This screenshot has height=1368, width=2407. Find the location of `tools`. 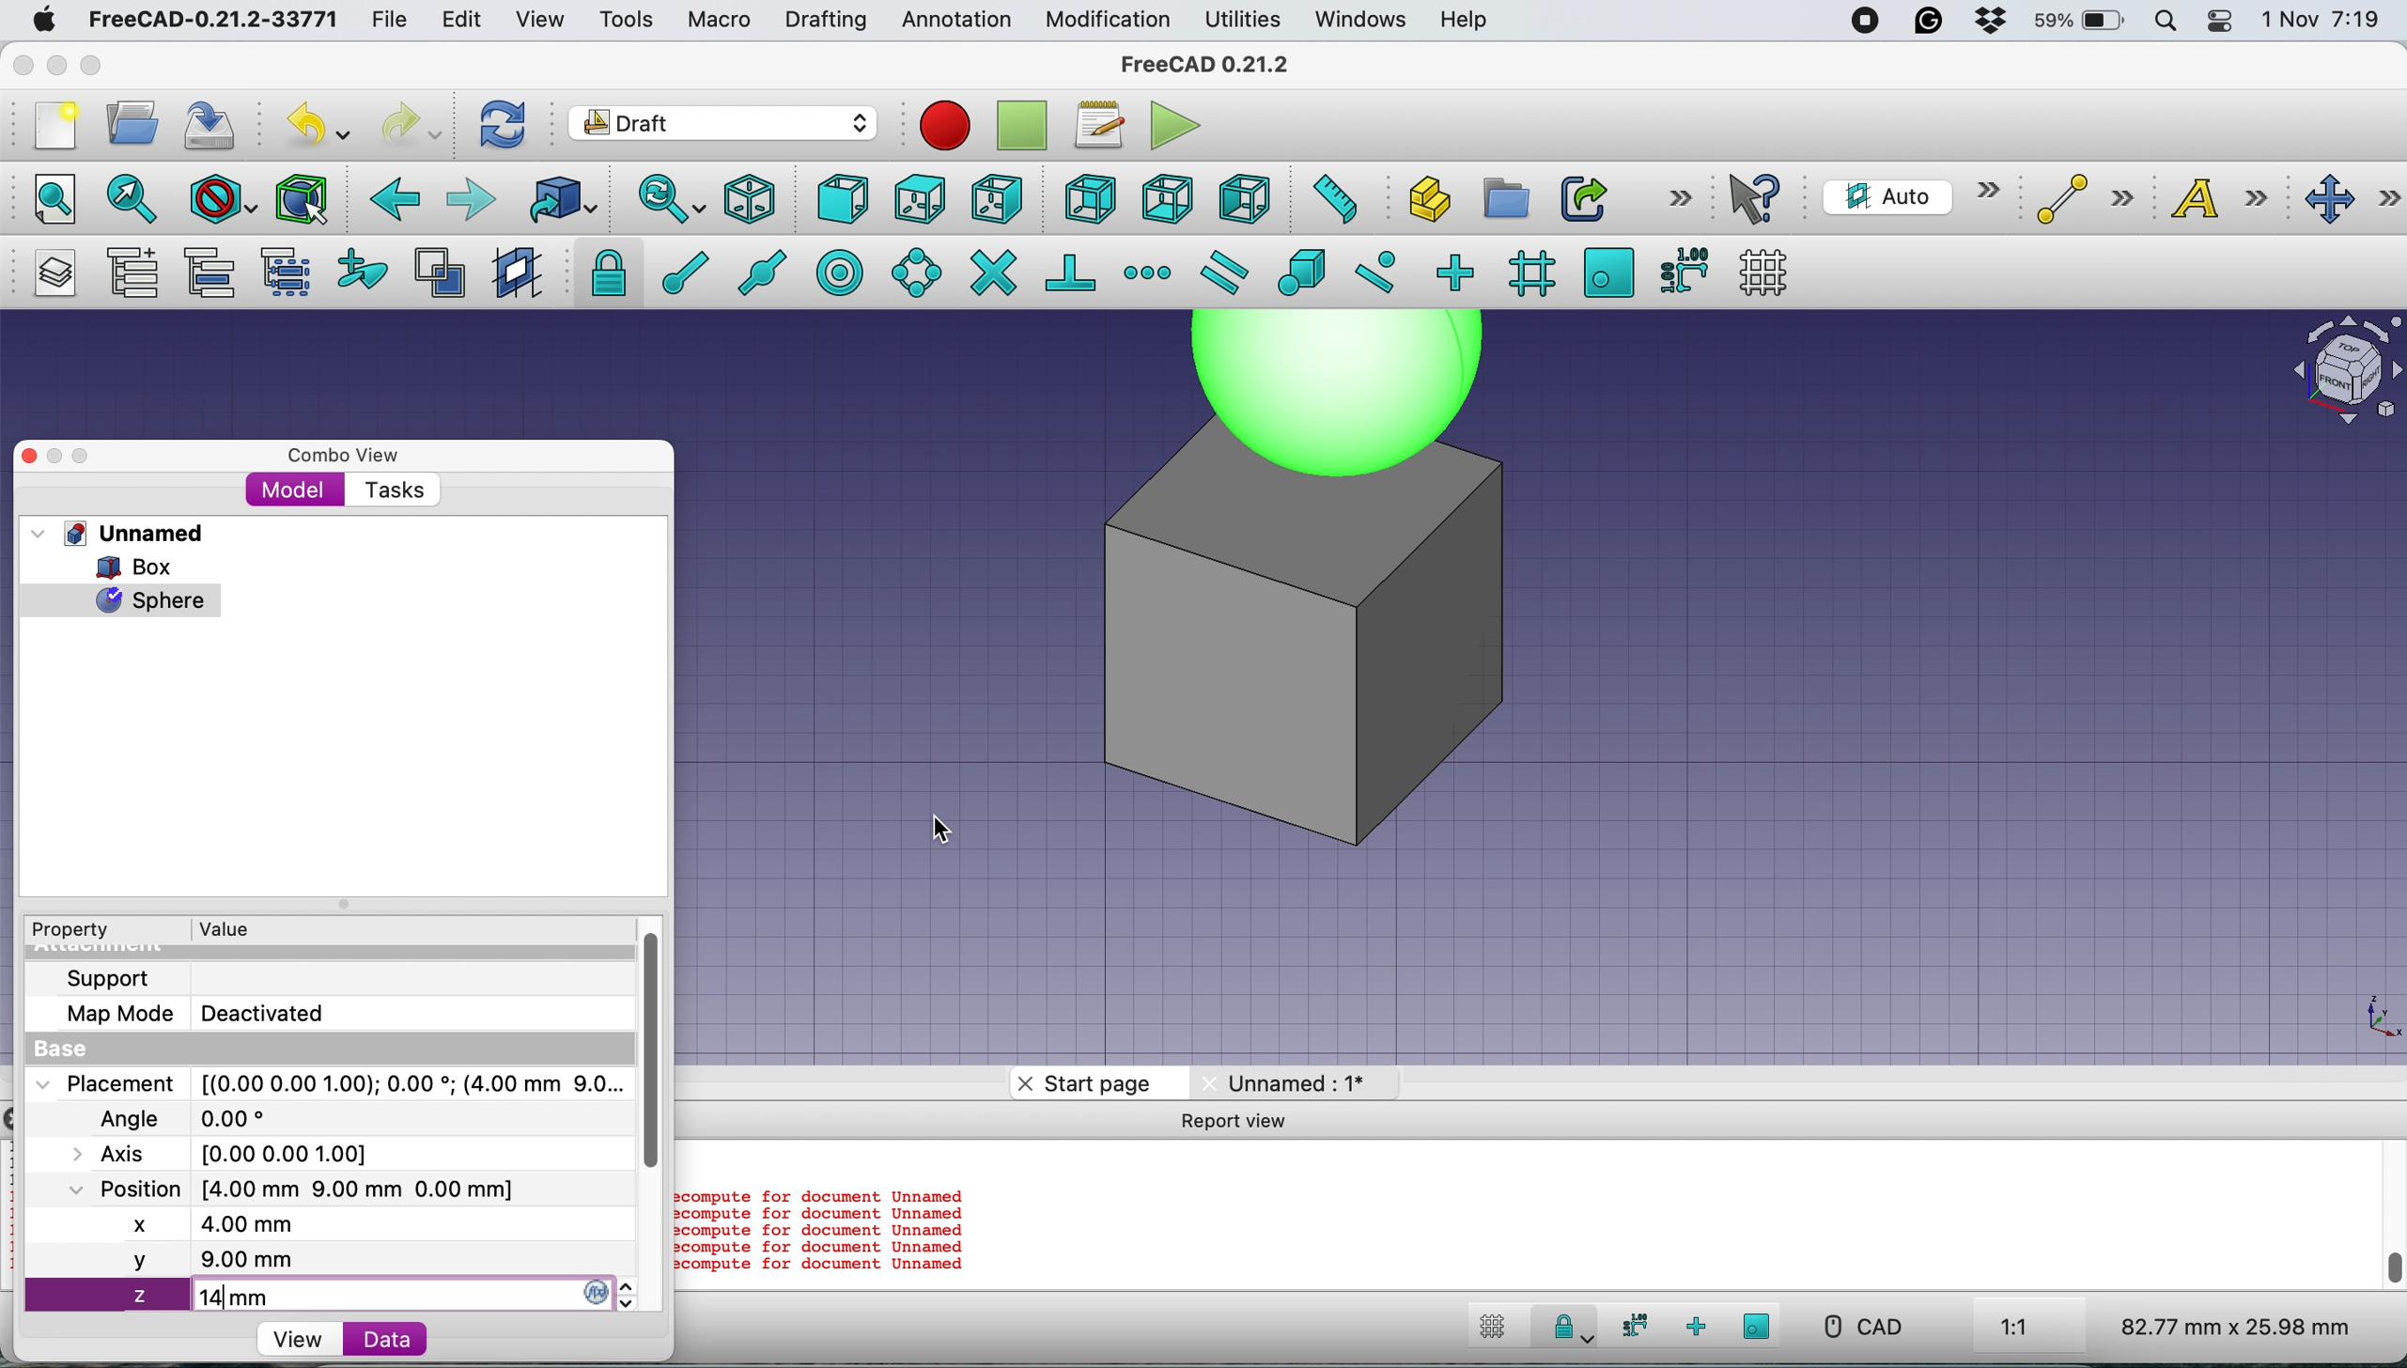

tools is located at coordinates (625, 22).